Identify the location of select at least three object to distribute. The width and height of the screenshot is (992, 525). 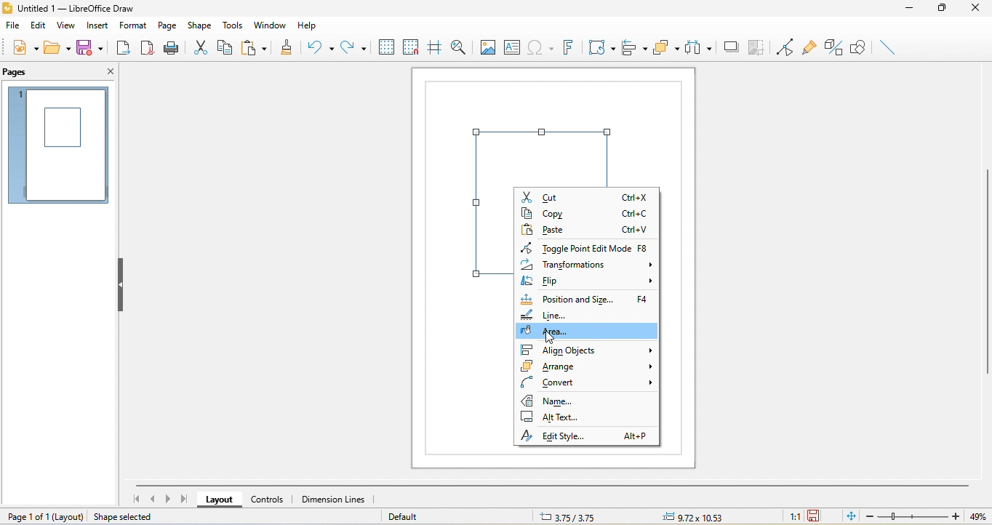
(700, 48).